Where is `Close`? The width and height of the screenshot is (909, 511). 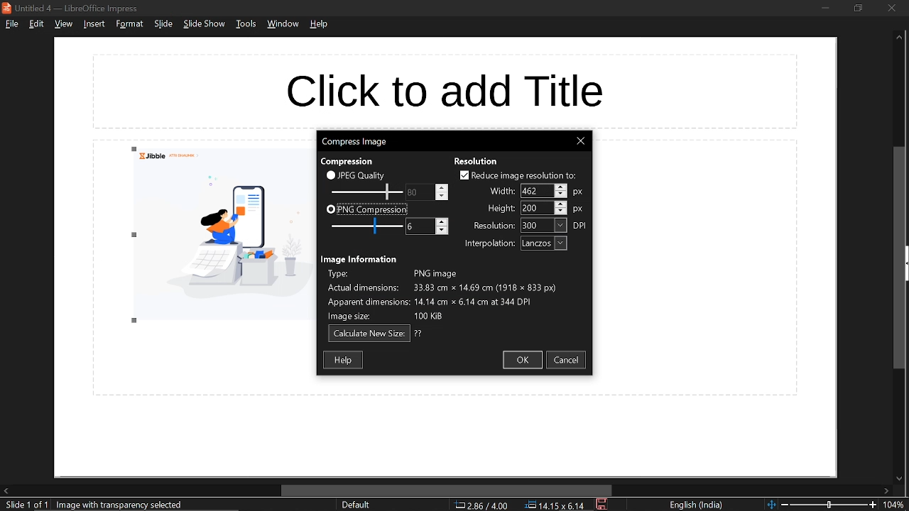
Close is located at coordinates (580, 141).